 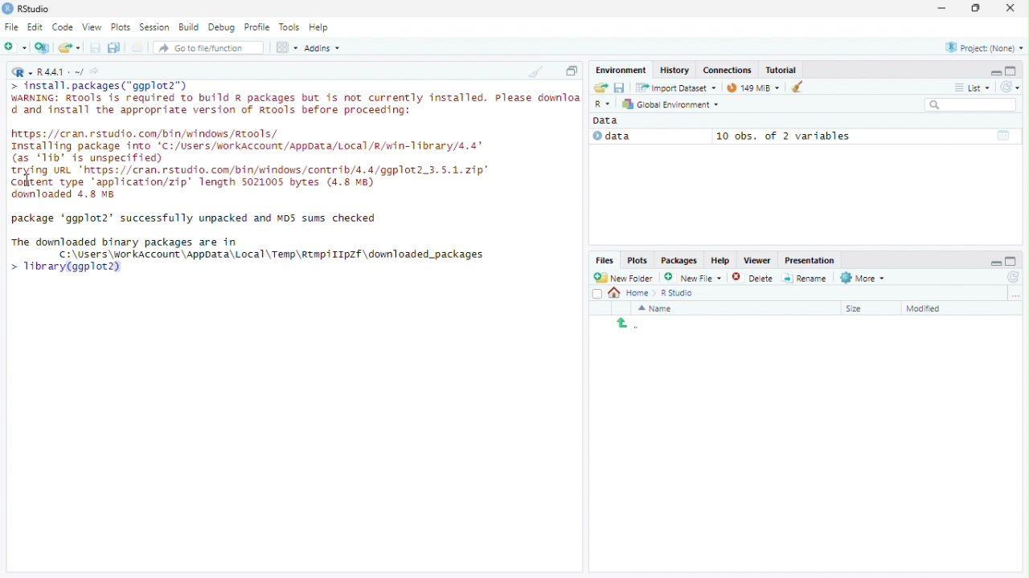 I want to click on Current memory usage - 97MiB, so click(x=749, y=88).